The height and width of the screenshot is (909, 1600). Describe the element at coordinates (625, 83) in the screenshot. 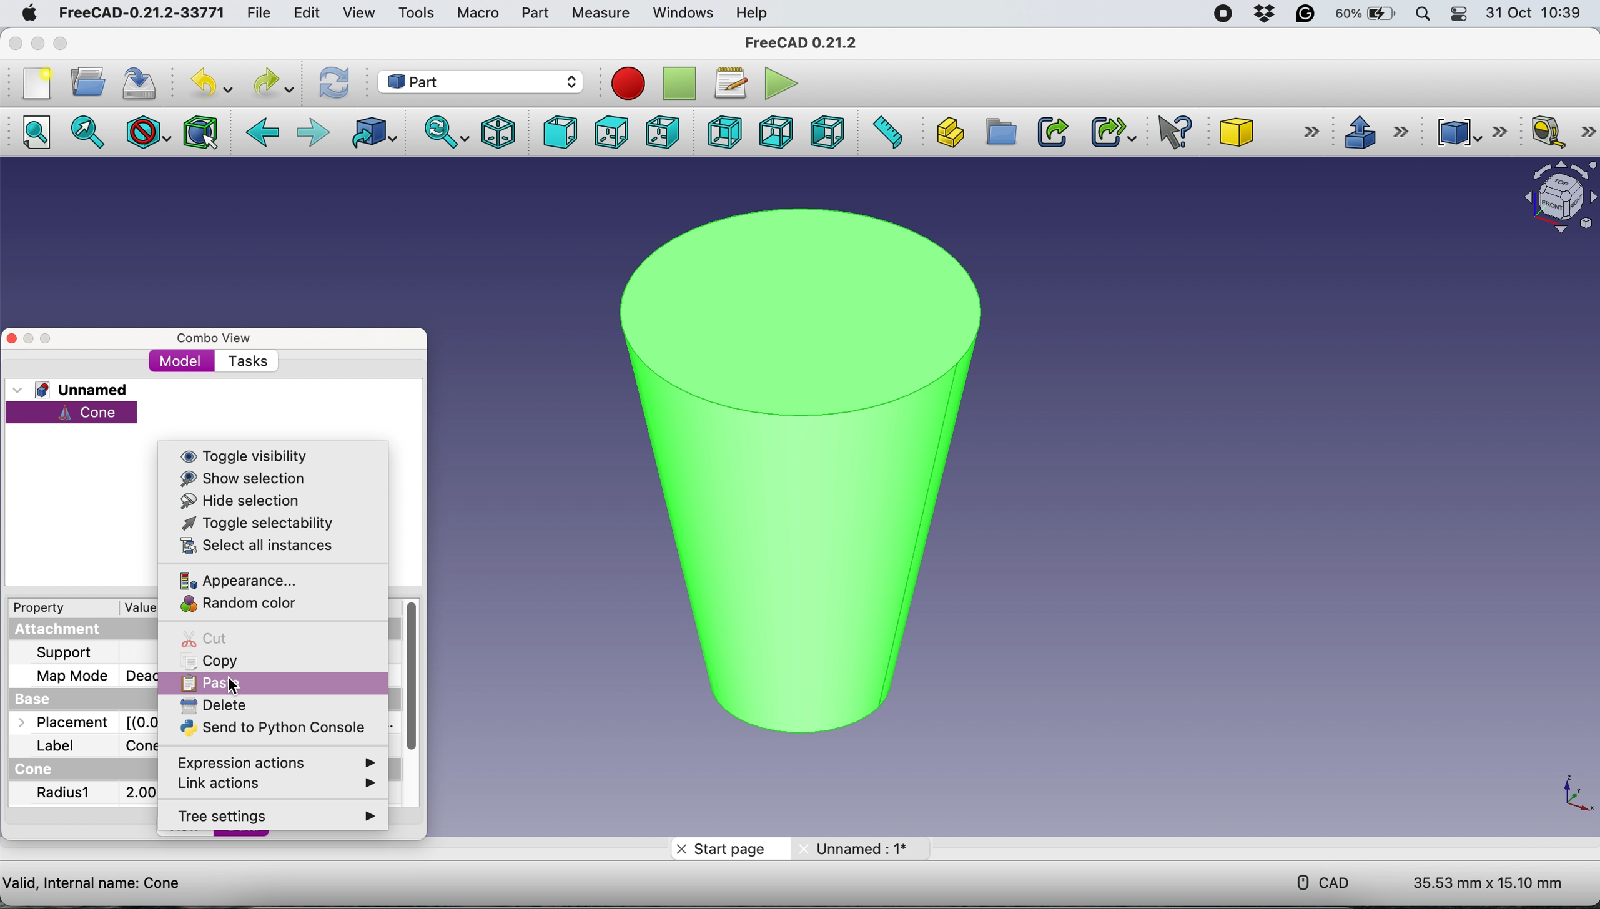

I see `stop macros` at that location.